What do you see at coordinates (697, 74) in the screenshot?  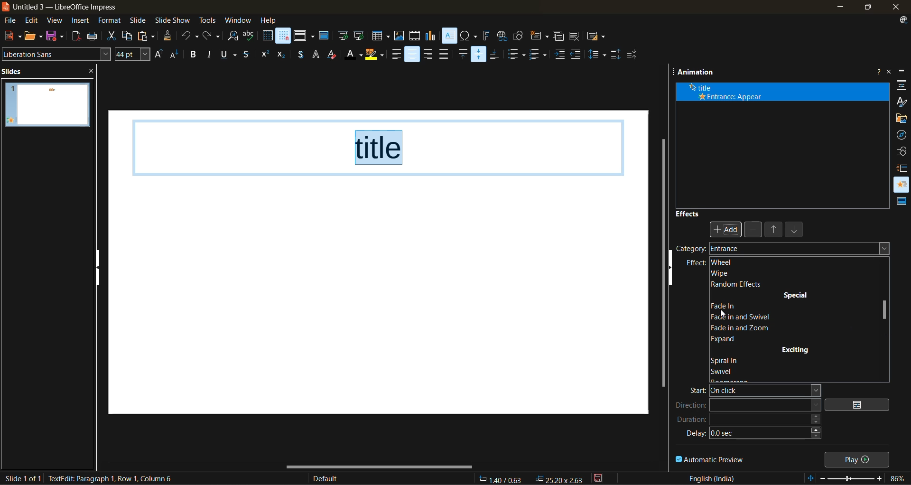 I see `animation` at bounding box center [697, 74].